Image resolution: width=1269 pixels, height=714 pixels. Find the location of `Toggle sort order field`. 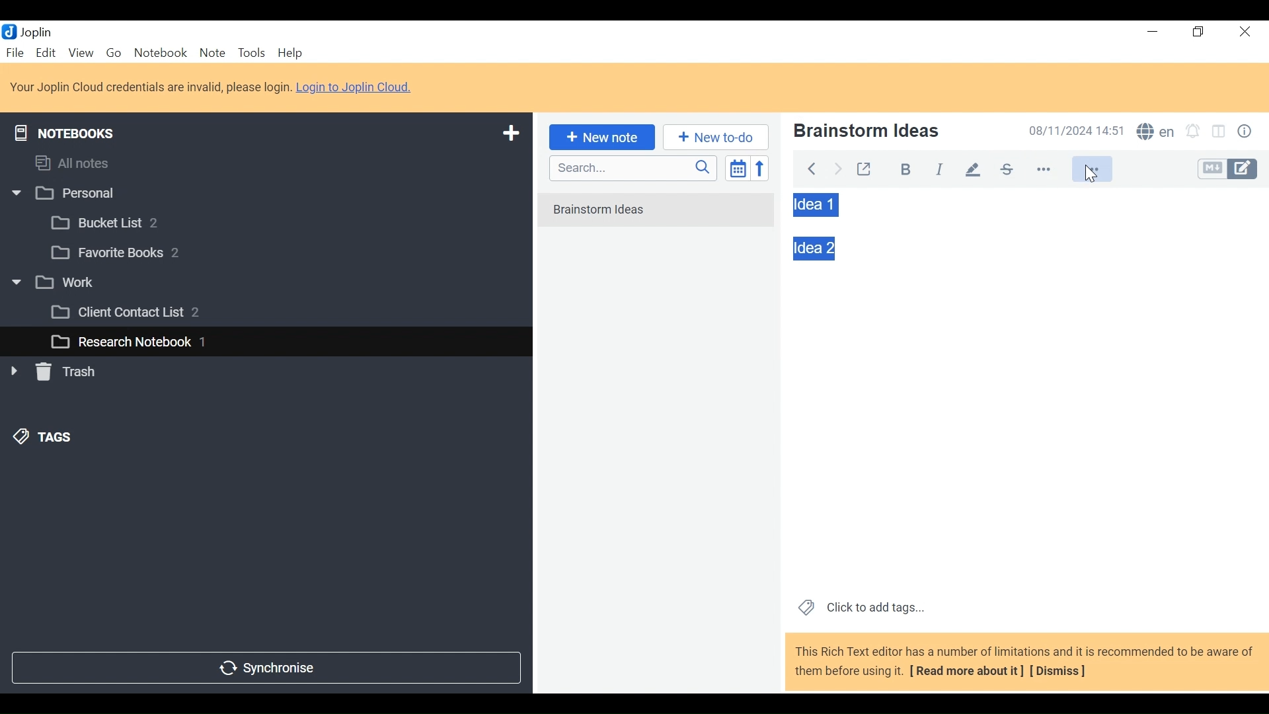

Toggle sort order field is located at coordinates (736, 167).